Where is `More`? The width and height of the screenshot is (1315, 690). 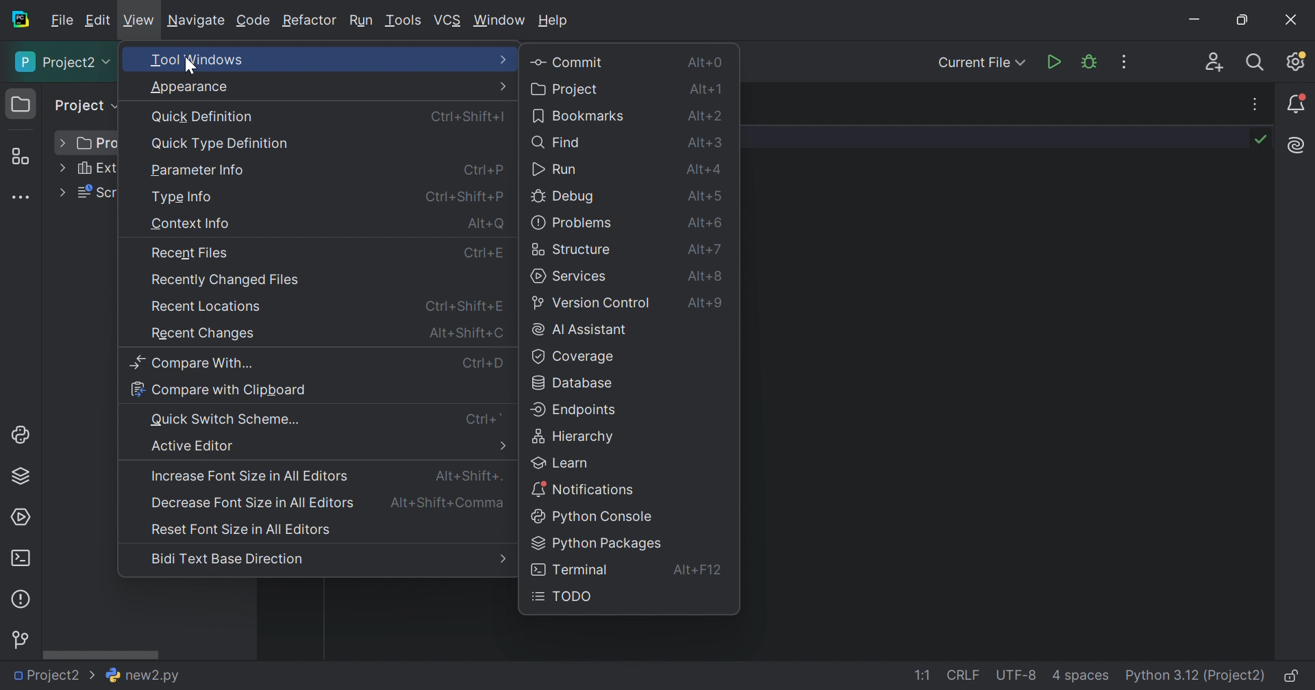
More is located at coordinates (62, 193).